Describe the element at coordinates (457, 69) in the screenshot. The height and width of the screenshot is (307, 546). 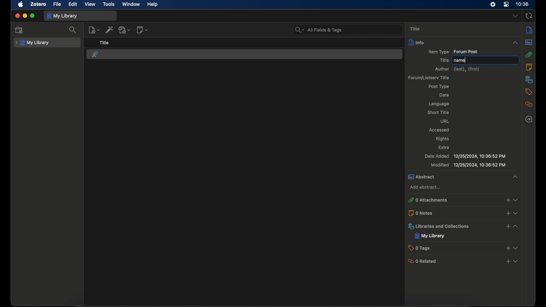
I see `author` at that location.